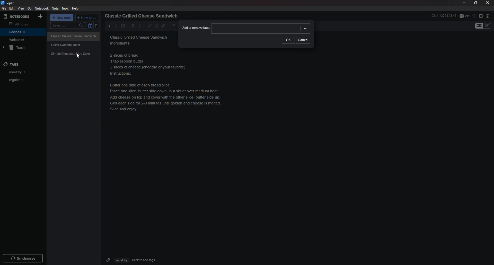 The height and width of the screenshot is (265, 494). I want to click on notebook, so click(42, 8).